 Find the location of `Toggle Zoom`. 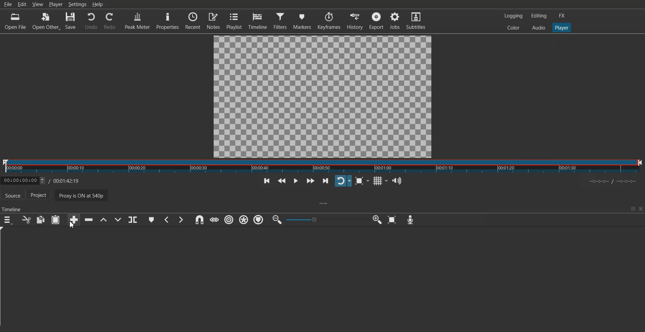

Toggle Zoom is located at coordinates (360, 181).